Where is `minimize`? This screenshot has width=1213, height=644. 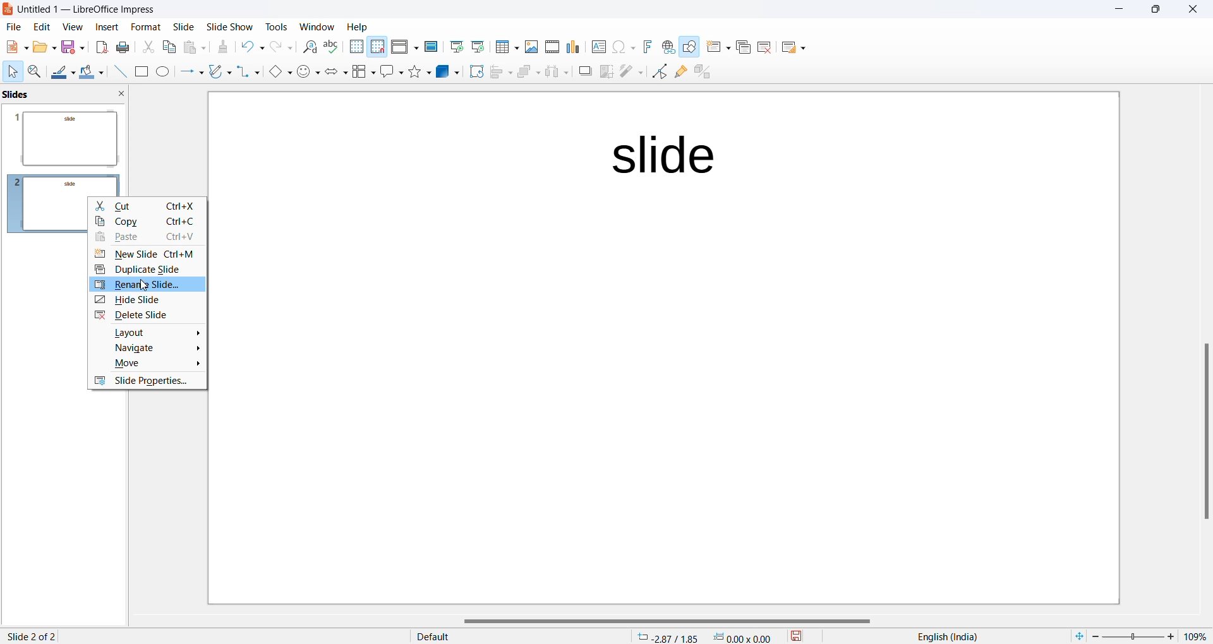
minimize is located at coordinates (1116, 11).